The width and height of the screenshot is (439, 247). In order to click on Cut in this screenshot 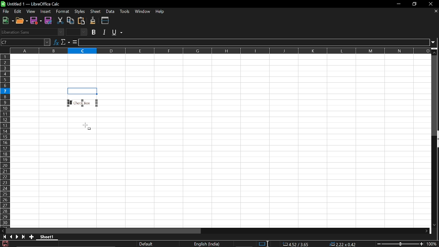, I will do `click(60, 21)`.